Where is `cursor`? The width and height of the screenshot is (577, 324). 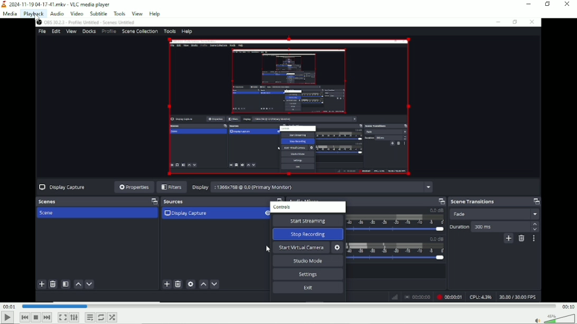
cursor is located at coordinates (39, 18).